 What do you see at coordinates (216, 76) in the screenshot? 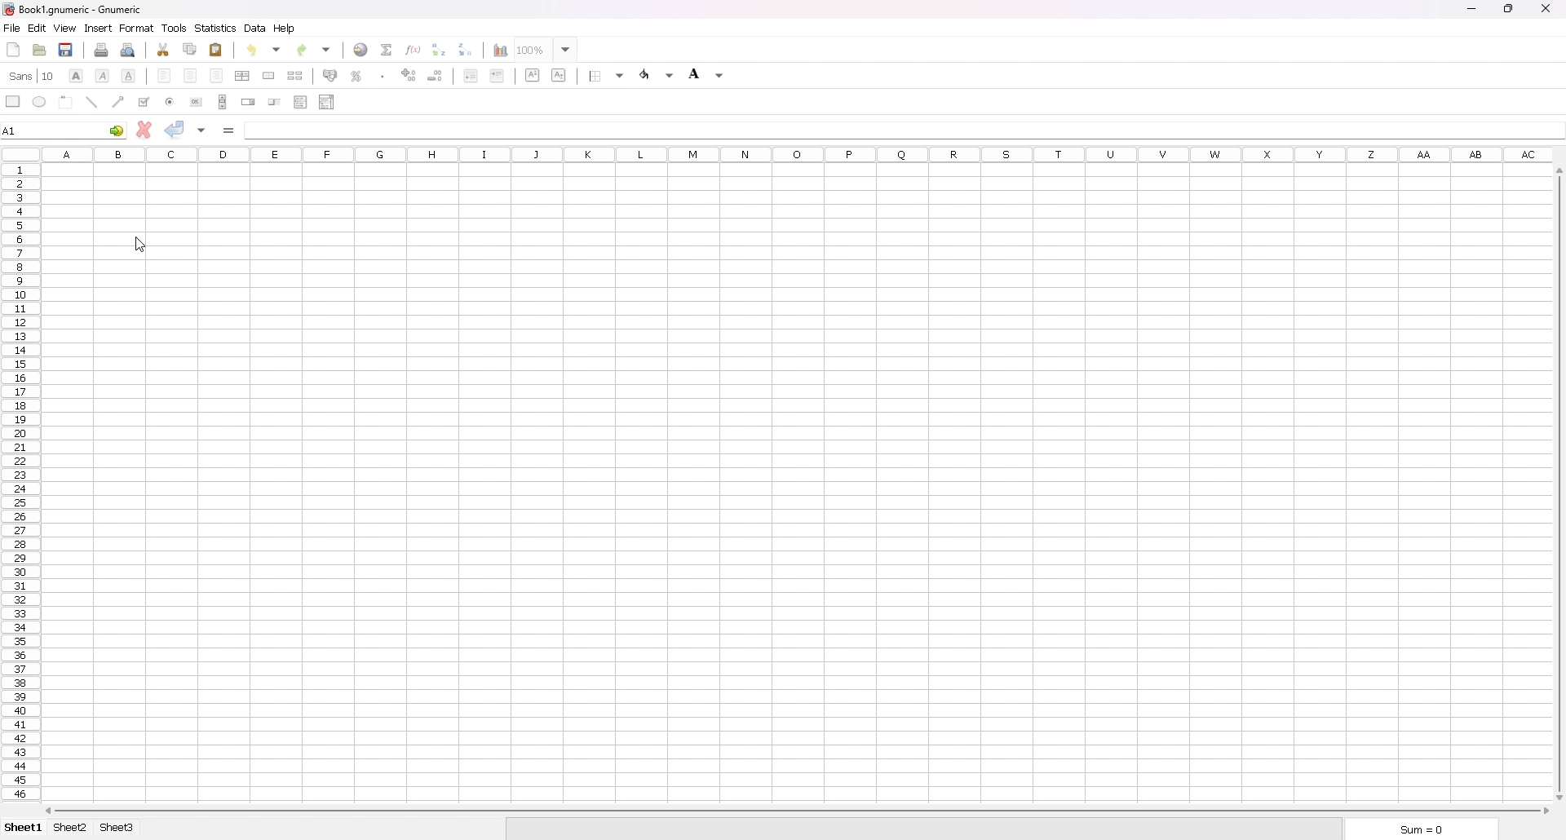
I see `right align` at bounding box center [216, 76].